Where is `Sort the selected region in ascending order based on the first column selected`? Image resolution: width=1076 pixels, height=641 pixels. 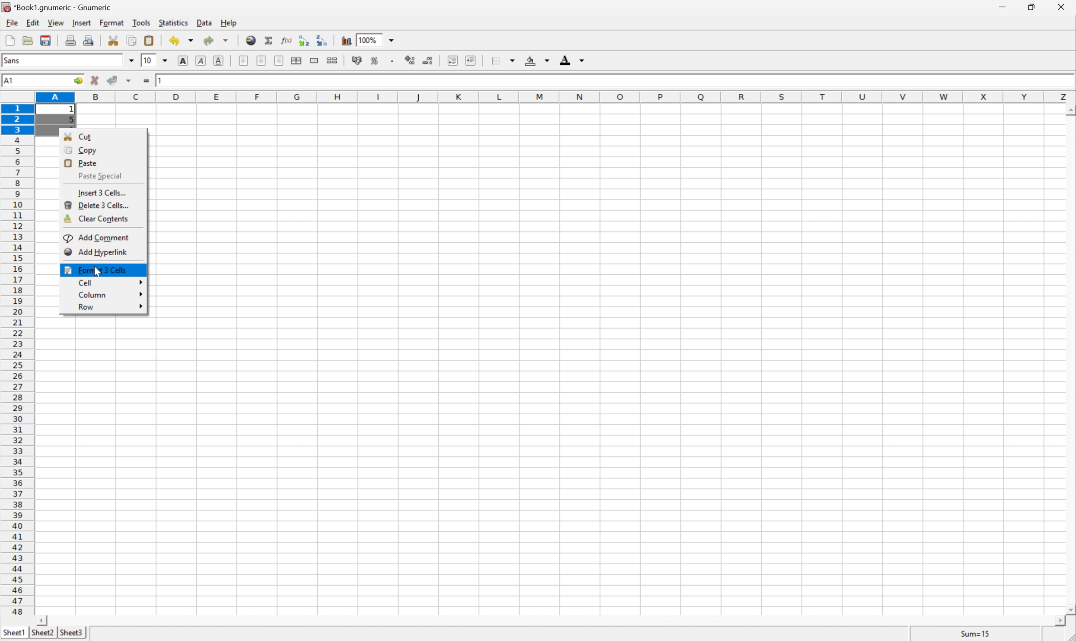
Sort the selected region in ascending order based on the first column selected is located at coordinates (305, 40).